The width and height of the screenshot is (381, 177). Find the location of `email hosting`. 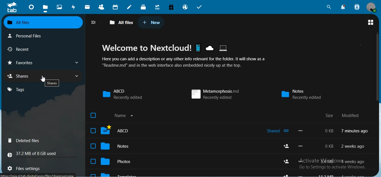

email hosting is located at coordinates (186, 8).